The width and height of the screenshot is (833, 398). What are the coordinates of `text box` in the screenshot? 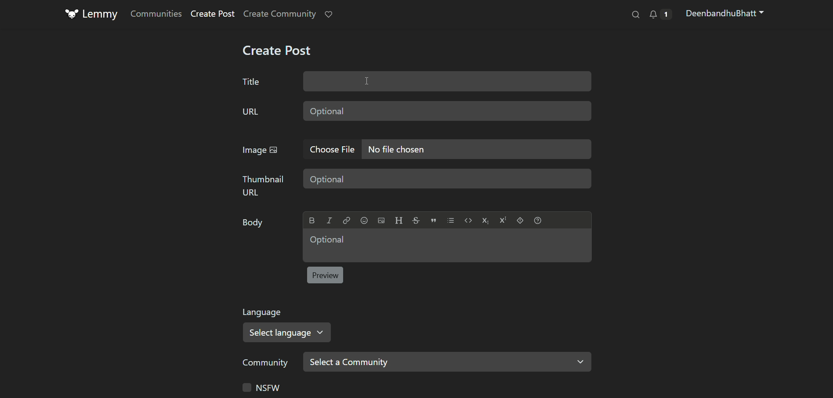 It's located at (447, 81).